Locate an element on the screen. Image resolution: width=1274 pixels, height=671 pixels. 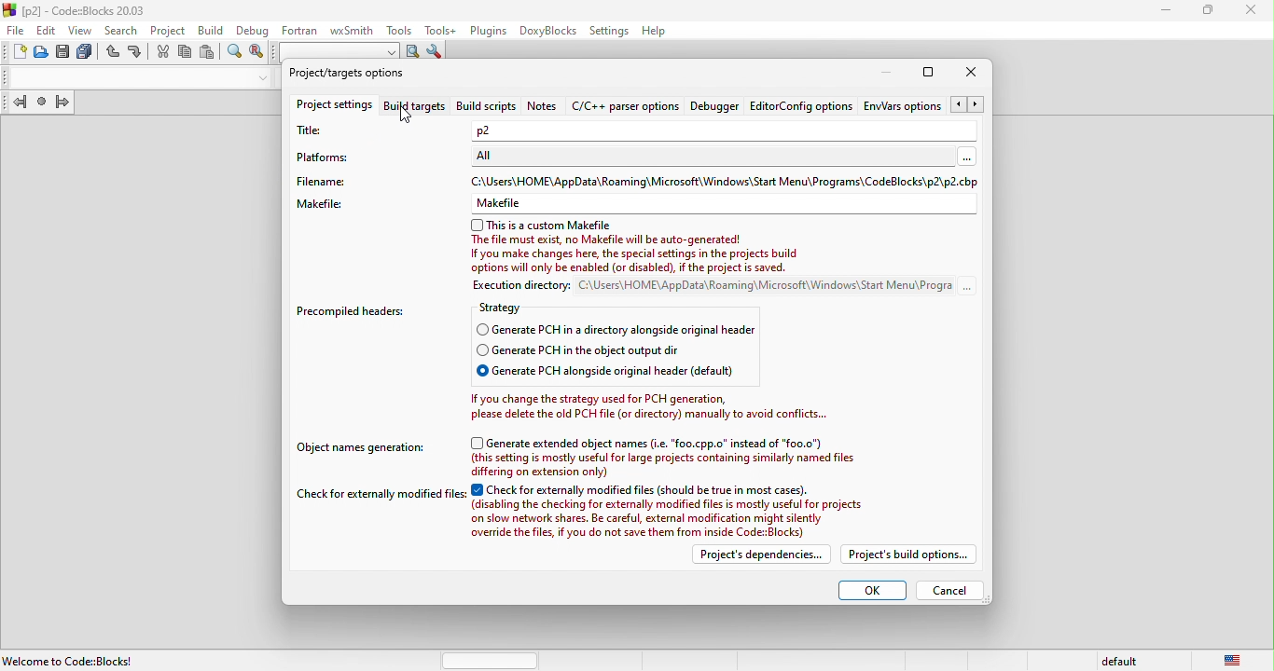
notes is located at coordinates (546, 107).